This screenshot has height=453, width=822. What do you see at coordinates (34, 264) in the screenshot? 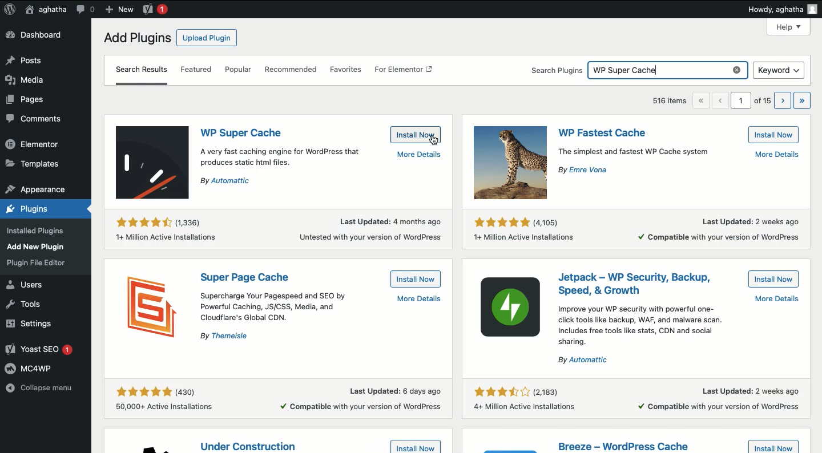
I see `Plugins` at bounding box center [34, 264].